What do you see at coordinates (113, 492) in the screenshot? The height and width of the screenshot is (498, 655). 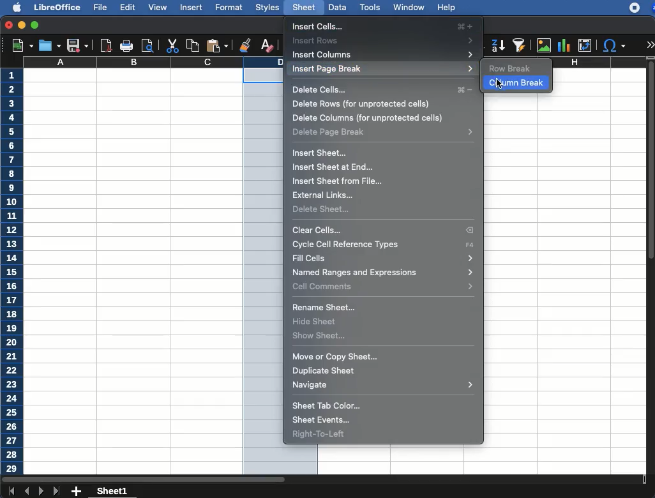 I see `sheet1` at bounding box center [113, 492].